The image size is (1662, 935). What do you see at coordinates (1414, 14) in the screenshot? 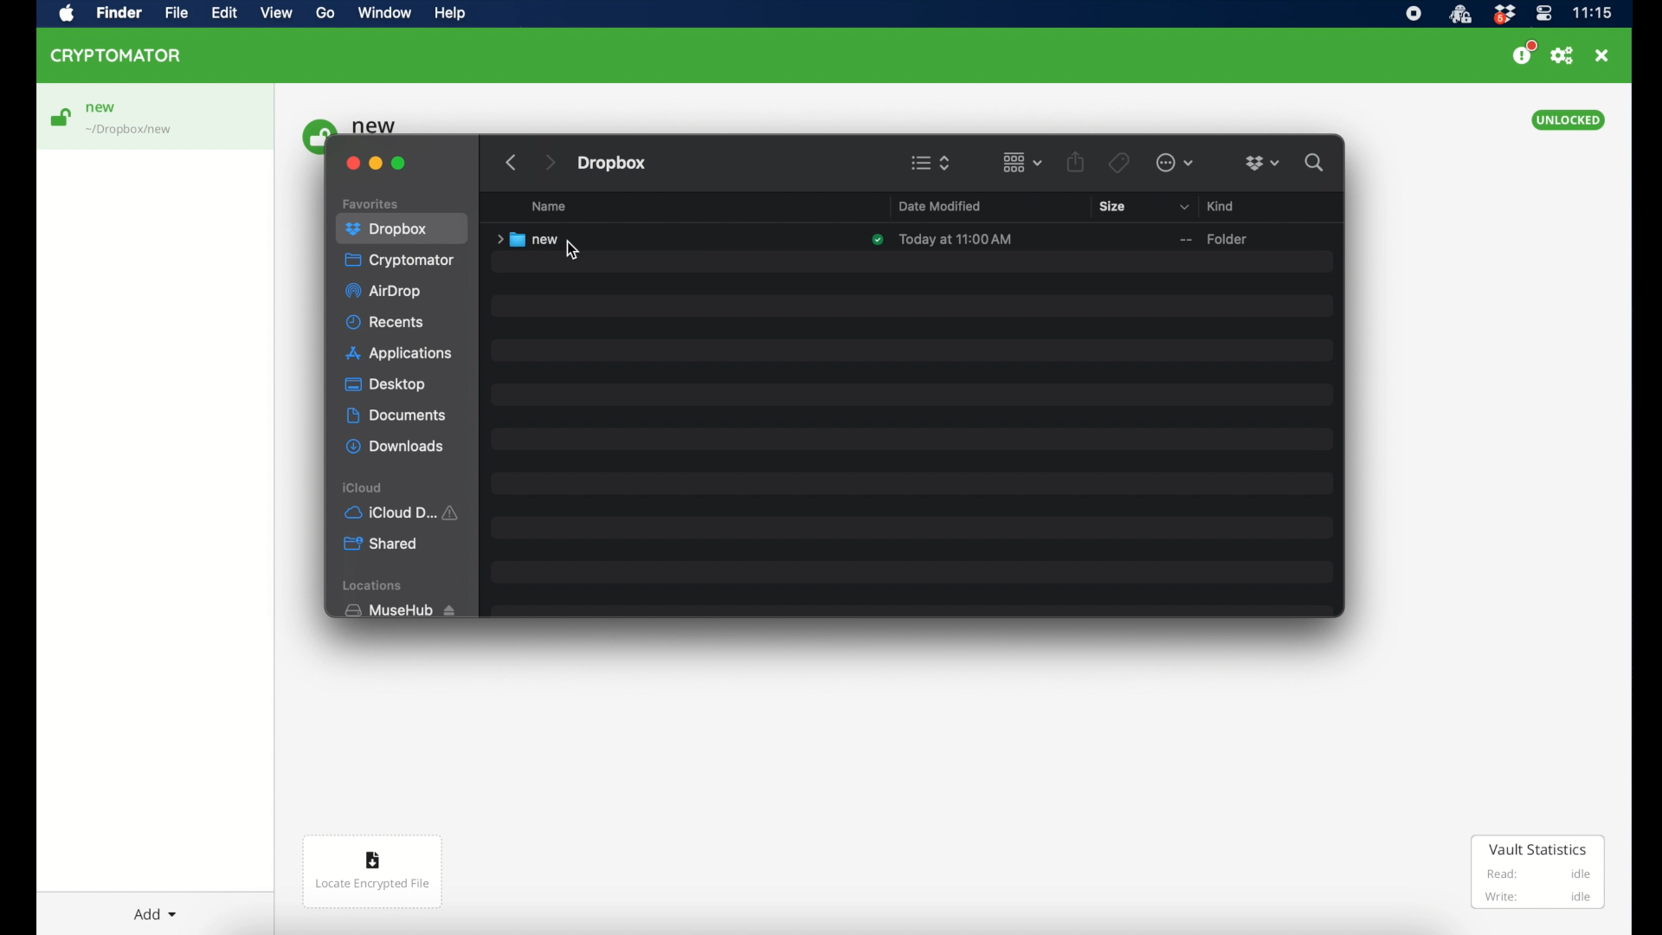
I see `screen recorder music` at bounding box center [1414, 14].